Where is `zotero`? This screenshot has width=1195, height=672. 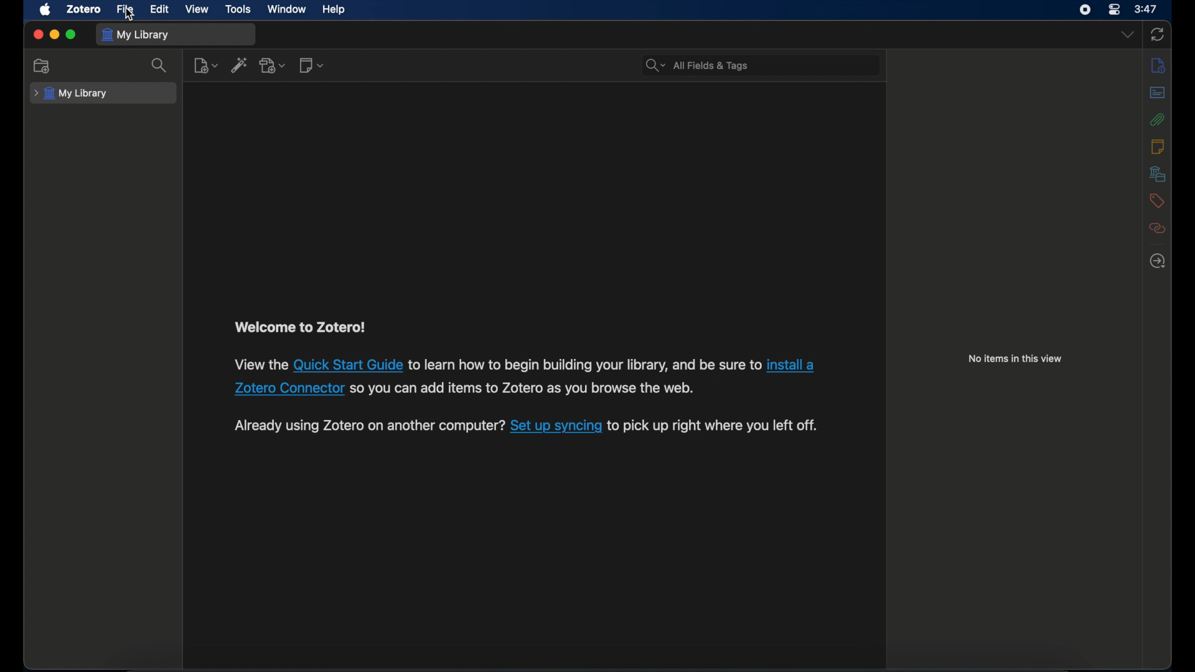 zotero is located at coordinates (85, 9).